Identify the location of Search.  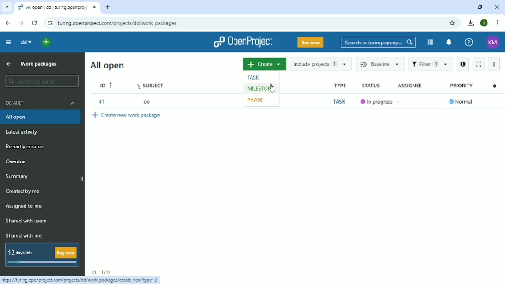
(378, 43).